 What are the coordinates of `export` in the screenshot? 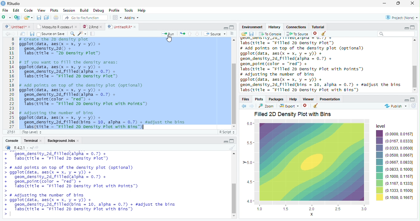 It's located at (289, 106).